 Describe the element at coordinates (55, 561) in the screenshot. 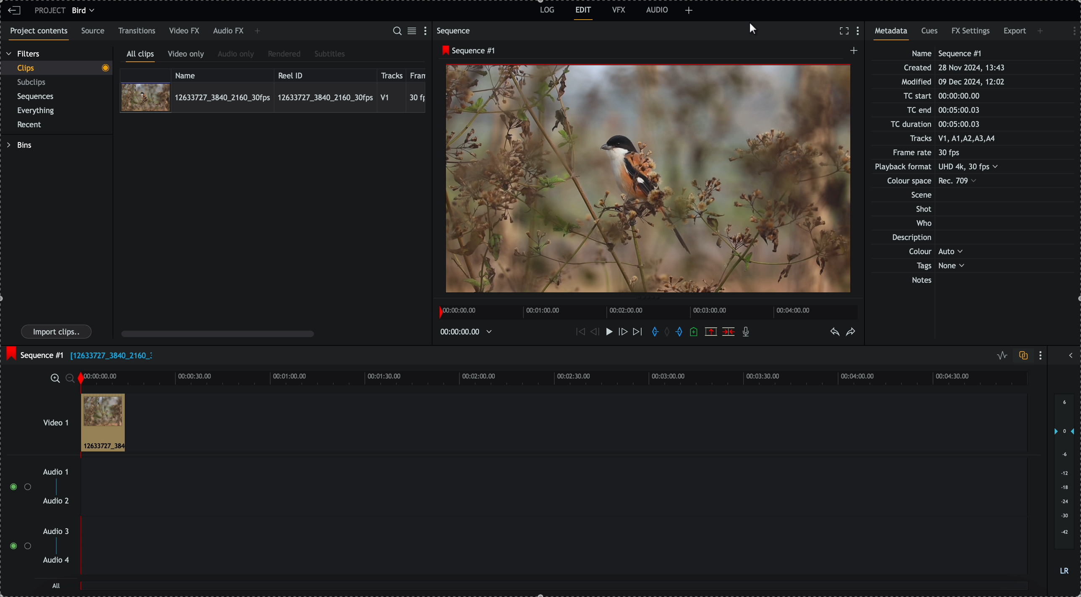

I see `audio 4` at that location.